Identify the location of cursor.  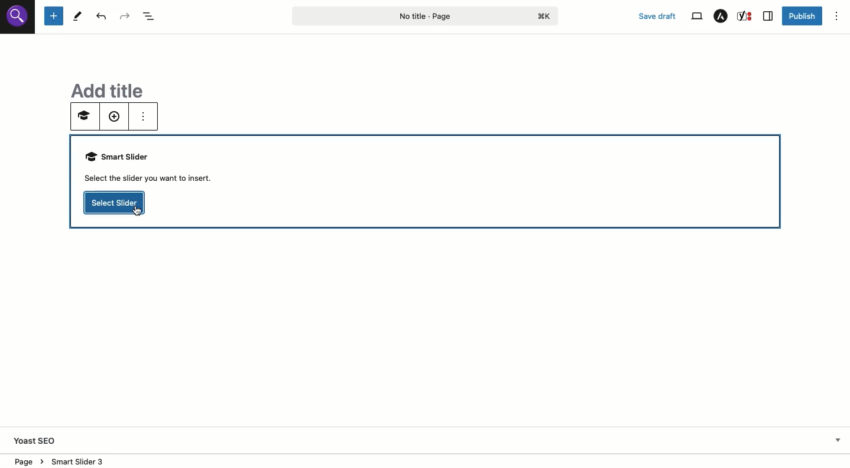
(137, 214).